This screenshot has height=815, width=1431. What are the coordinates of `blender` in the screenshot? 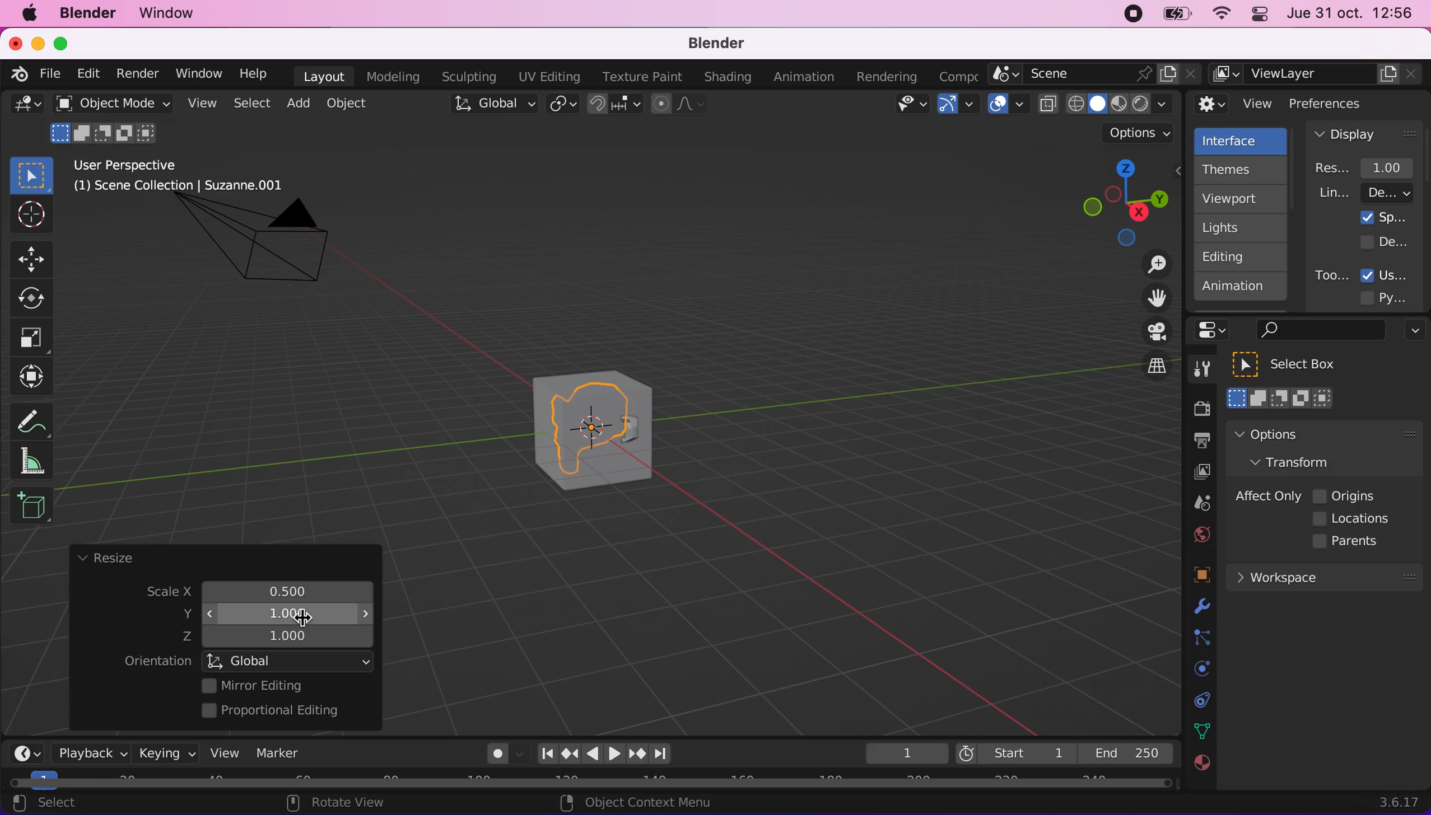 It's located at (87, 13).